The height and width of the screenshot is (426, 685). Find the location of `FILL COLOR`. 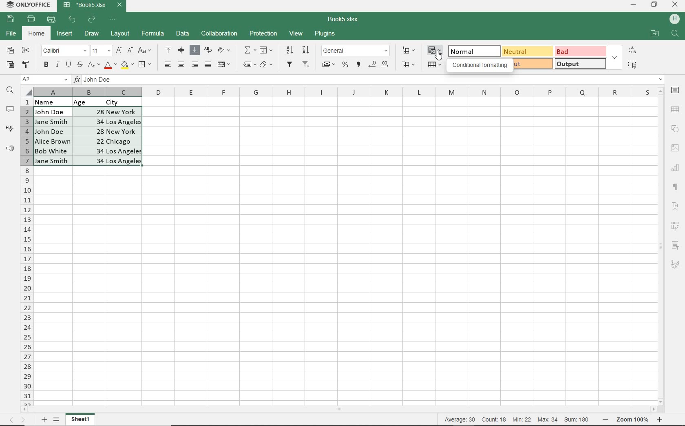

FILL COLOR is located at coordinates (127, 64).